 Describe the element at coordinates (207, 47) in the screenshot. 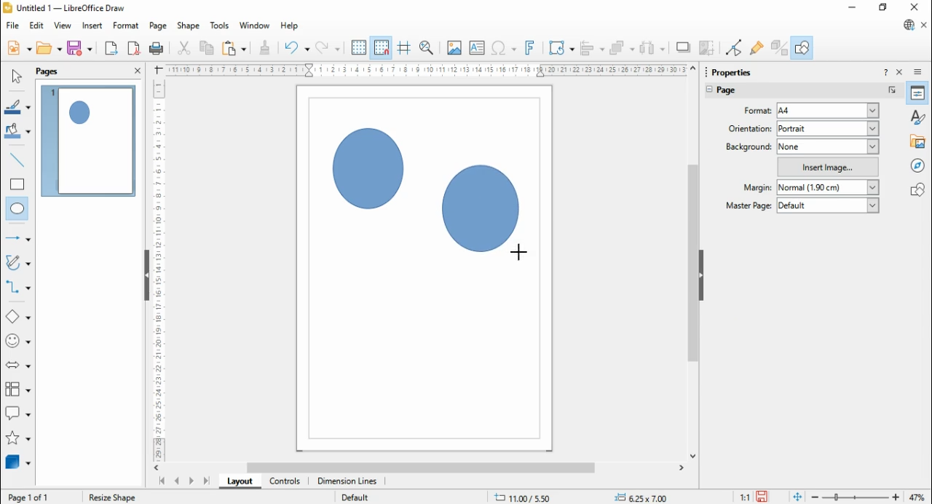

I see `copy` at that location.